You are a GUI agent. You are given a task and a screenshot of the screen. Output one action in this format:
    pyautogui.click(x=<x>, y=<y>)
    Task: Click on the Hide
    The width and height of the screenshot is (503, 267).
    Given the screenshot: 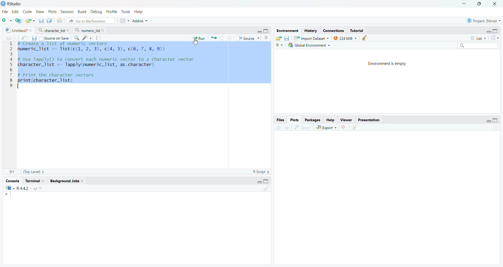 What is the action you would take?
    pyautogui.click(x=259, y=32)
    